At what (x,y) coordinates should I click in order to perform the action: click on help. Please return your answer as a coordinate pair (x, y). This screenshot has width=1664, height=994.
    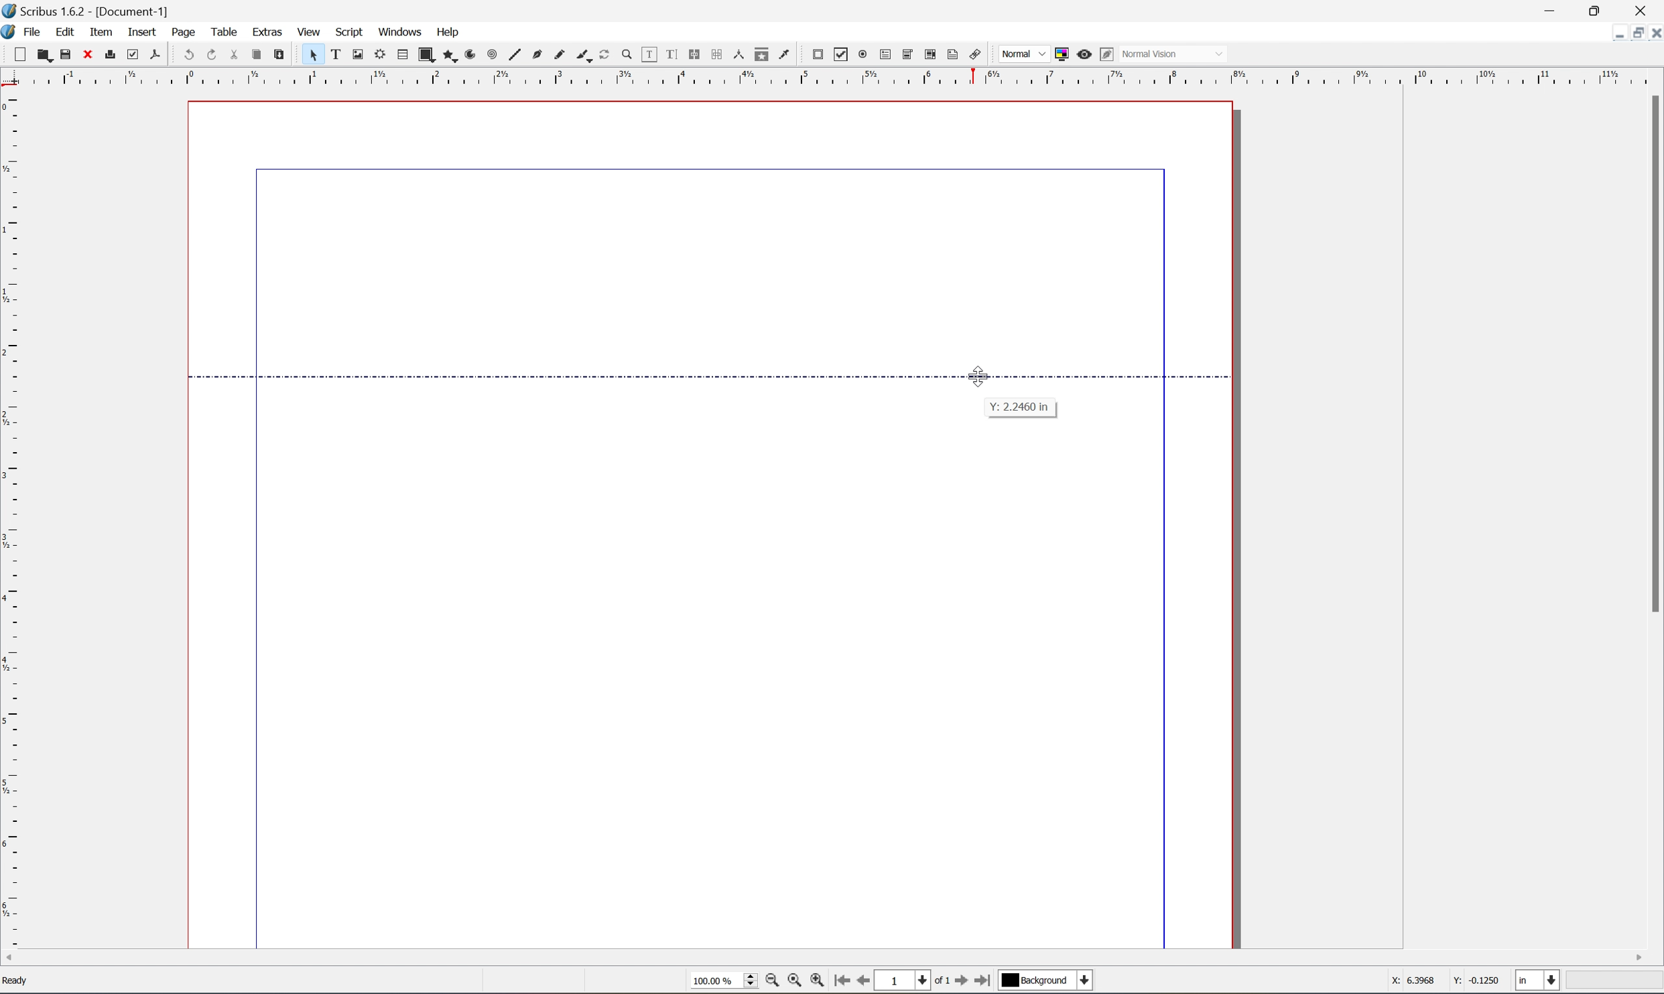
    Looking at the image, I should click on (448, 32).